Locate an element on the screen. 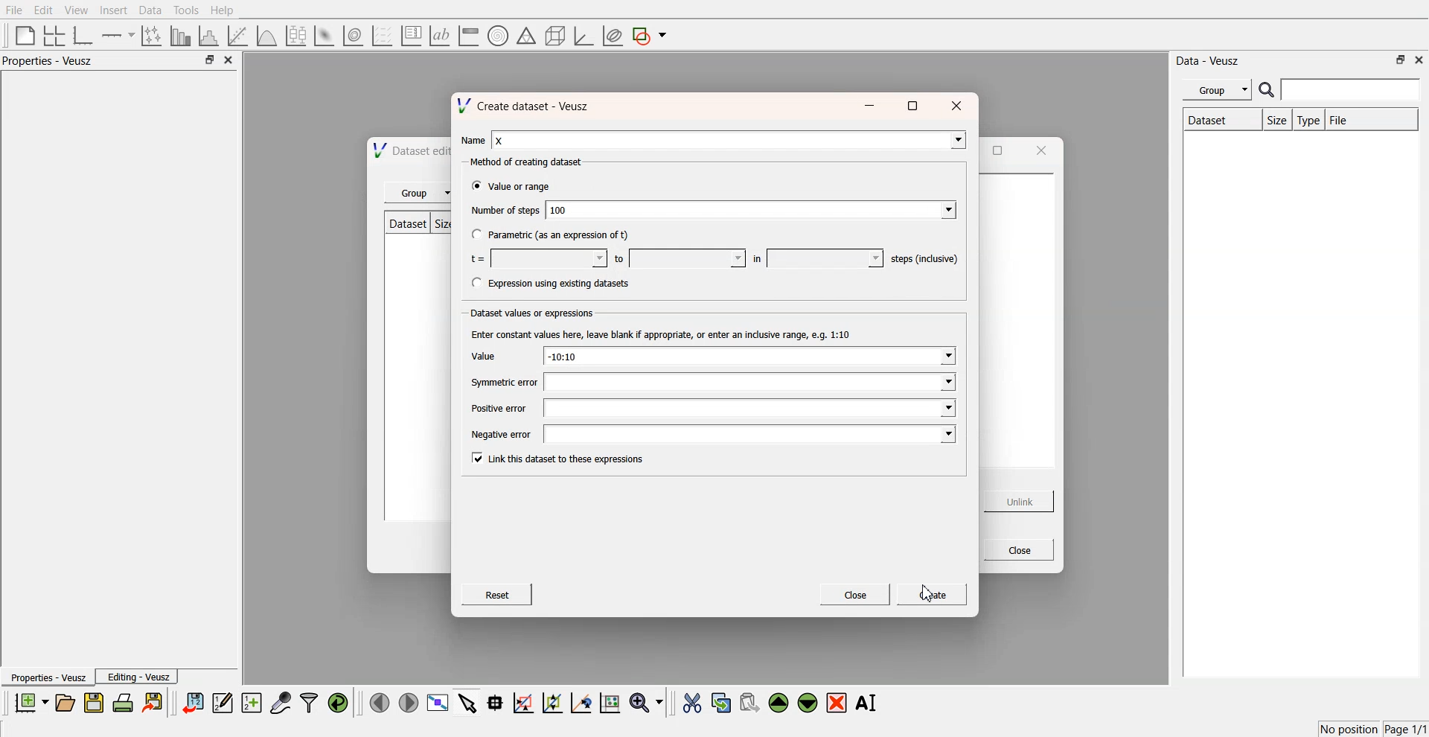 The height and width of the screenshot is (737, 1429). Value or range is located at coordinates (524, 188).